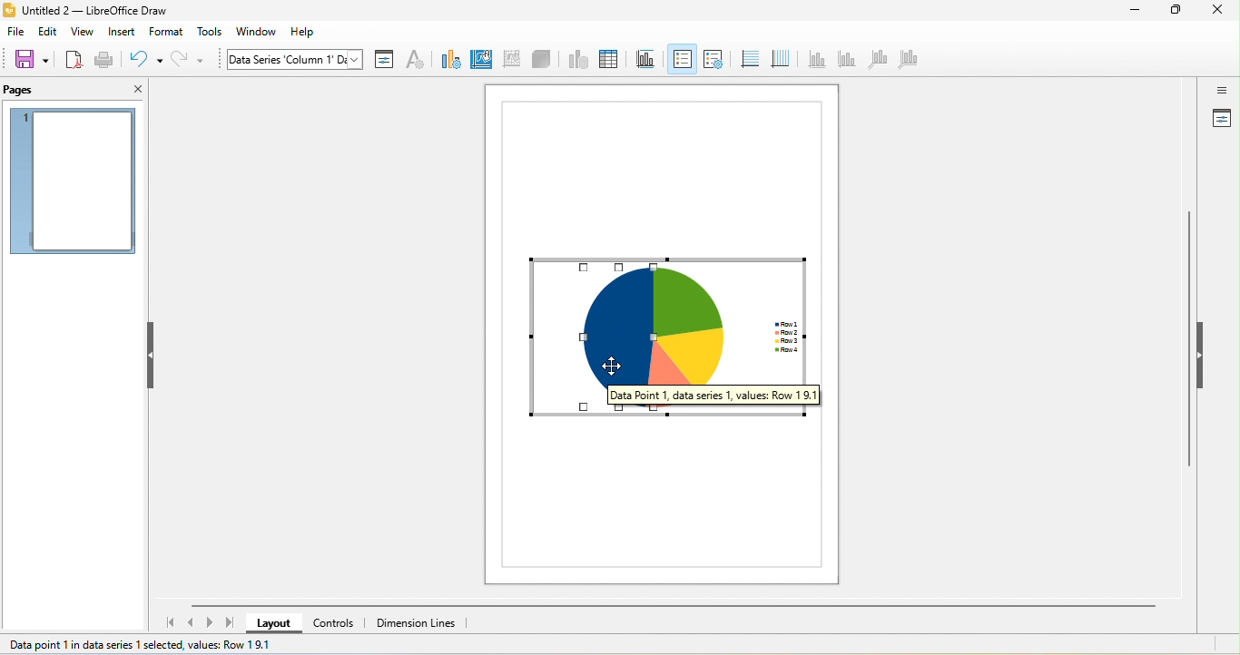 The height and width of the screenshot is (655, 1240). What do you see at coordinates (83, 33) in the screenshot?
I see `view` at bounding box center [83, 33].